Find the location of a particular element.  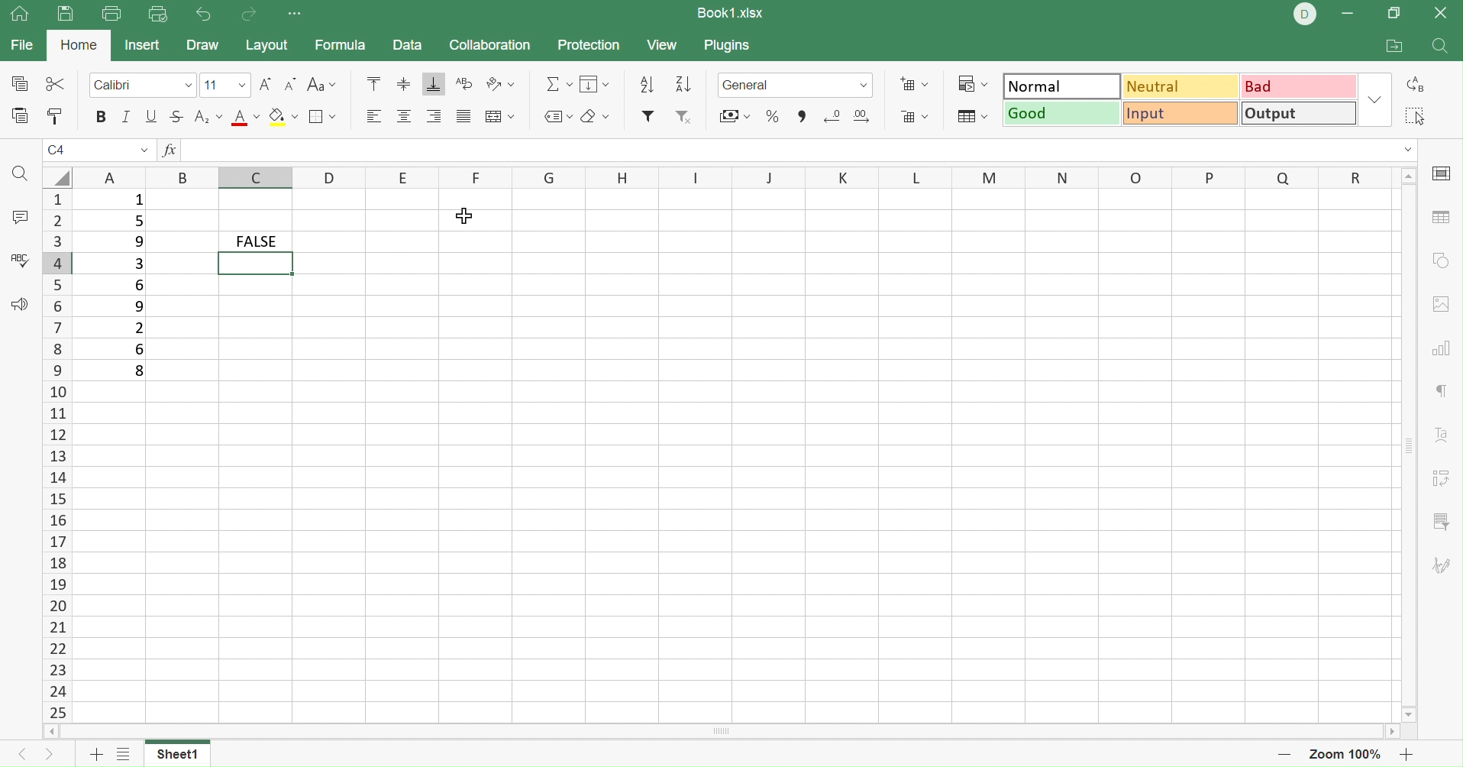

=ISBLANK(A3) is located at coordinates (231, 150).